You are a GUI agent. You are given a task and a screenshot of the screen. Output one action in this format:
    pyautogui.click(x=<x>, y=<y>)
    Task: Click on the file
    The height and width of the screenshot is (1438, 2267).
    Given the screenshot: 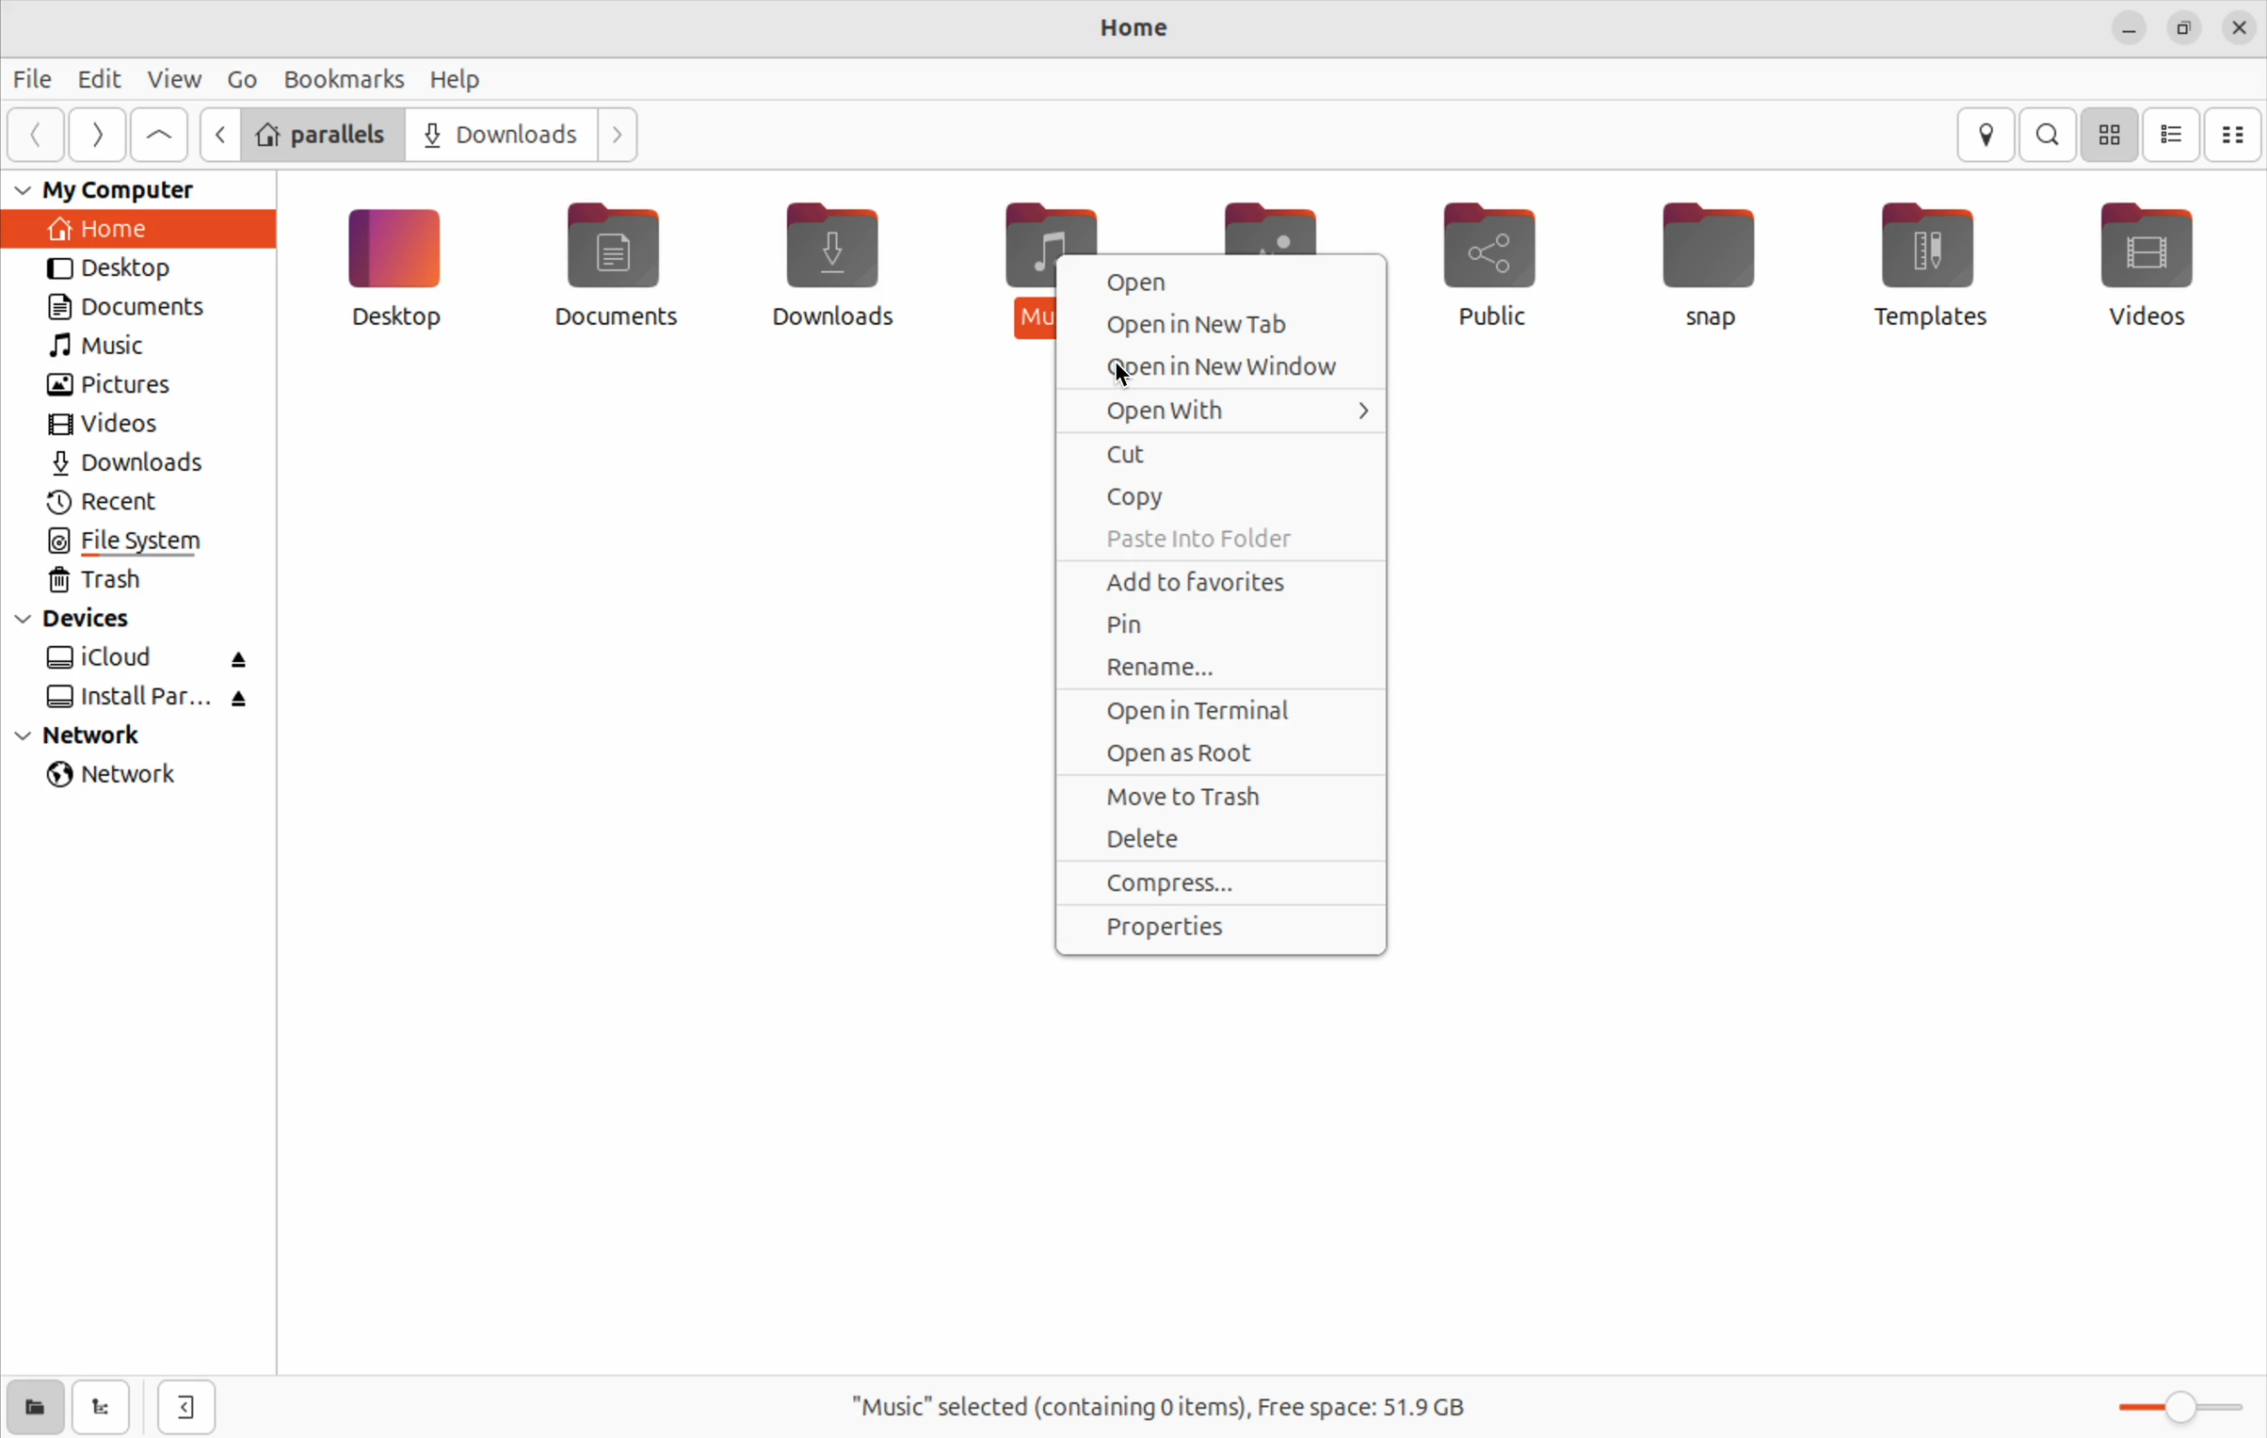 What is the action you would take?
    pyautogui.click(x=29, y=79)
    